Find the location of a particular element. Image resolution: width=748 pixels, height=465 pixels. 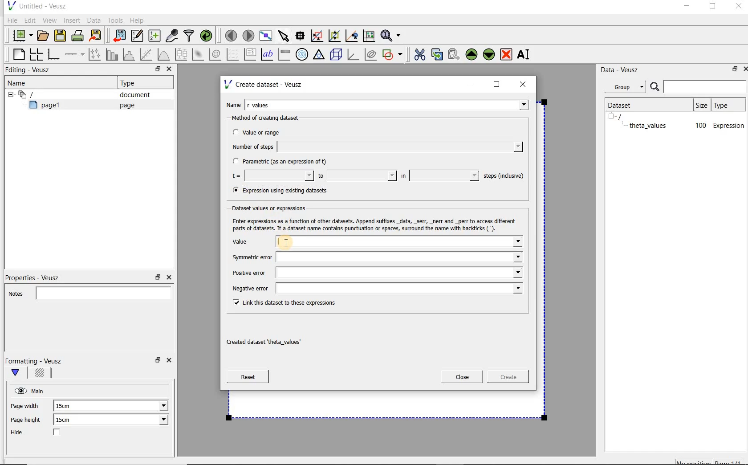

Editing - Veusz is located at coordinates (30, 70).